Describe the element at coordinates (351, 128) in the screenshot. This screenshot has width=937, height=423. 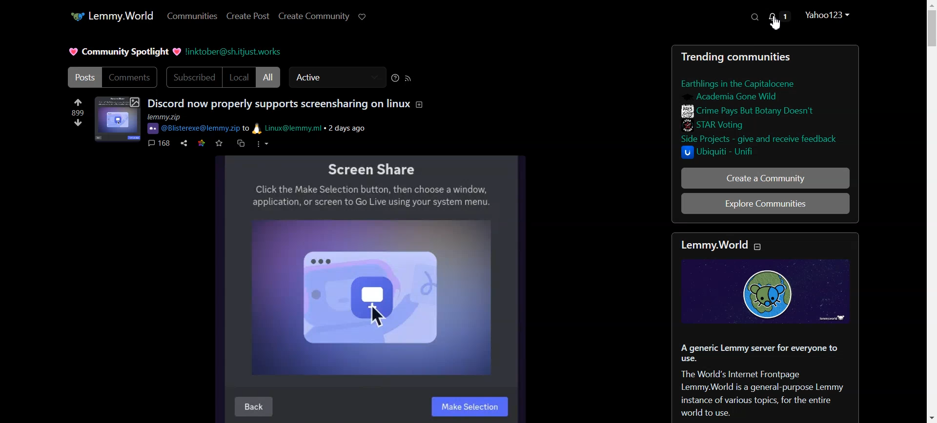
I see `2 days ago` at that location.